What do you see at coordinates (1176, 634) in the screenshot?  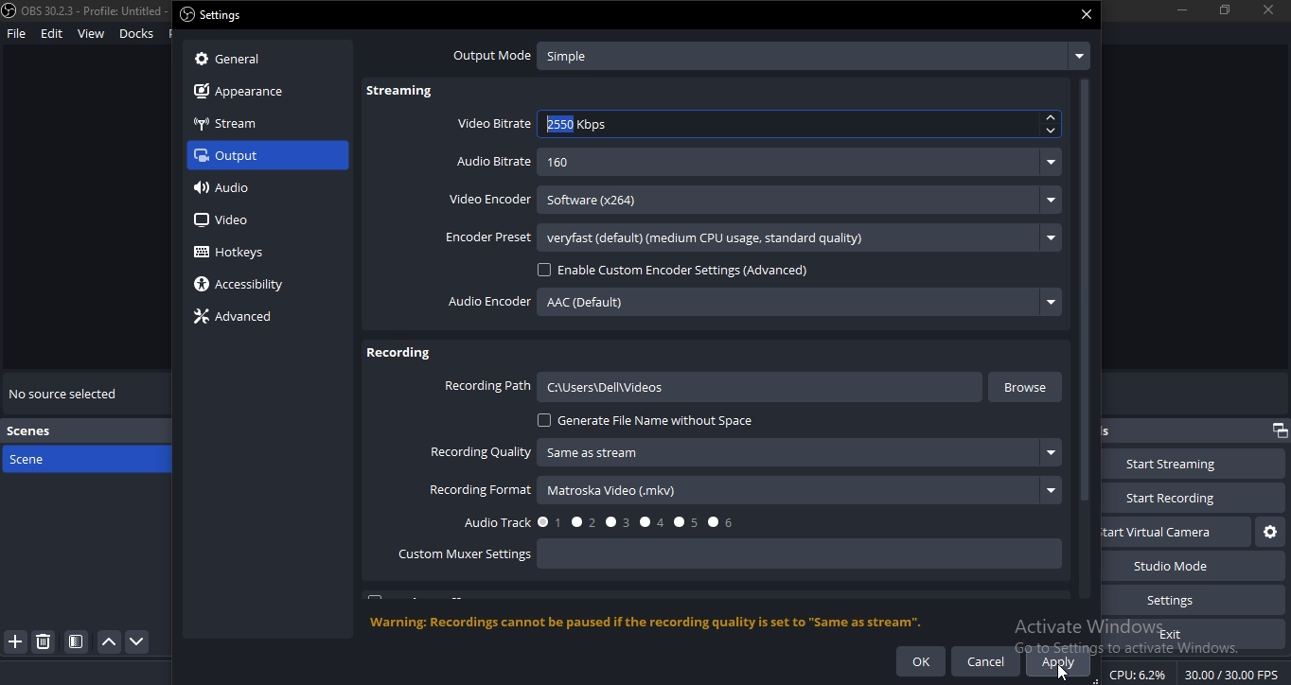 I see `exit` at bounding box center [1176, 634].